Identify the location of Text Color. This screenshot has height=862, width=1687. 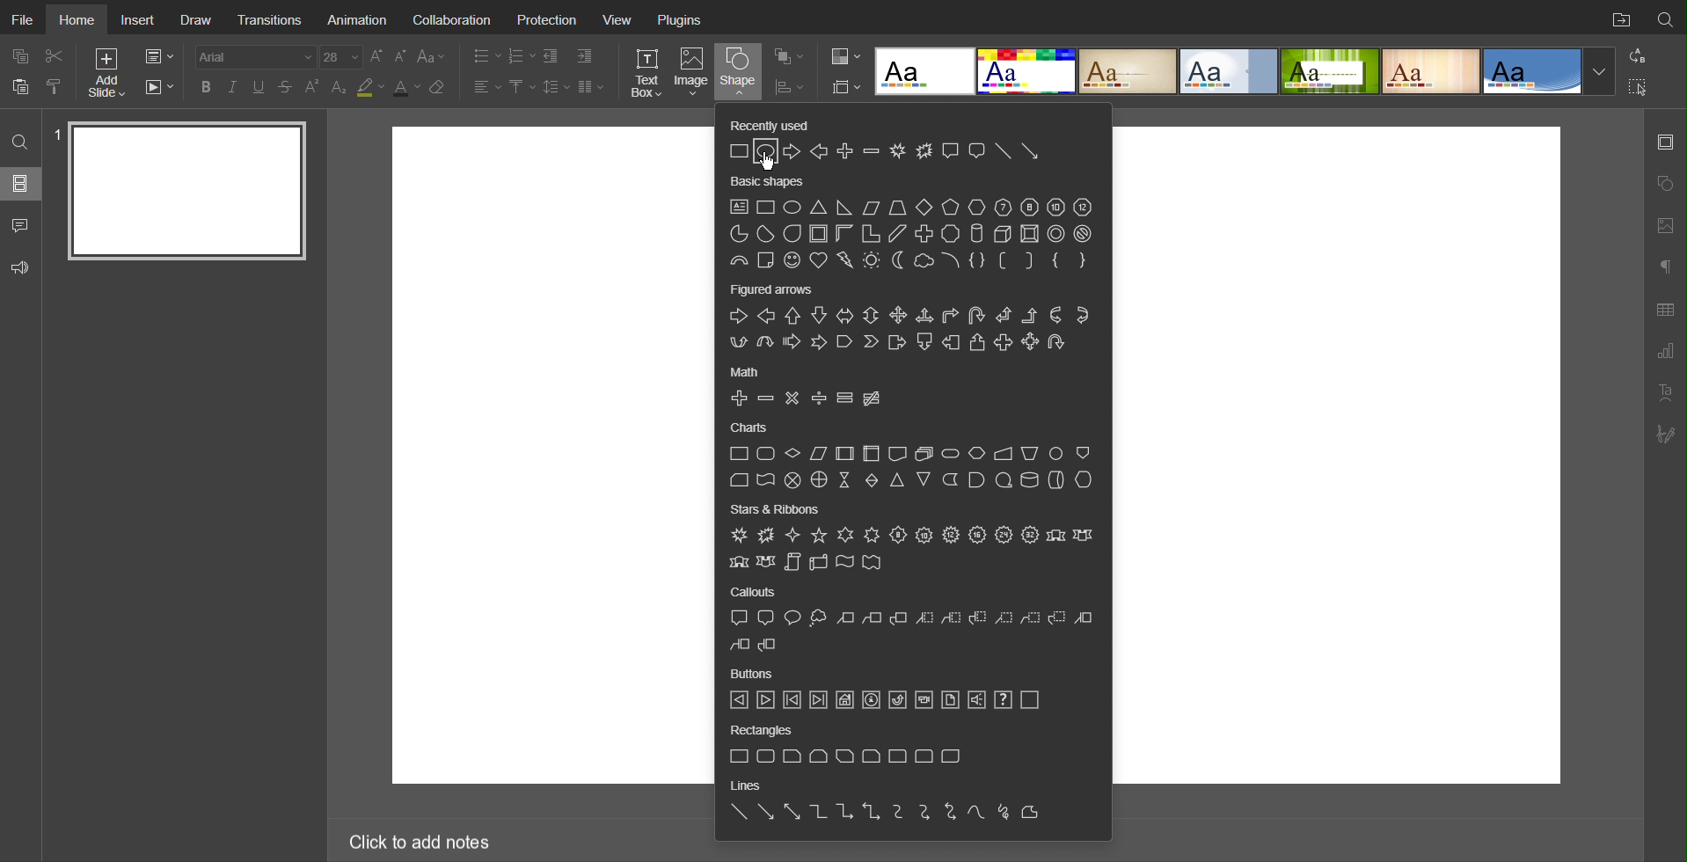
(405, 88).